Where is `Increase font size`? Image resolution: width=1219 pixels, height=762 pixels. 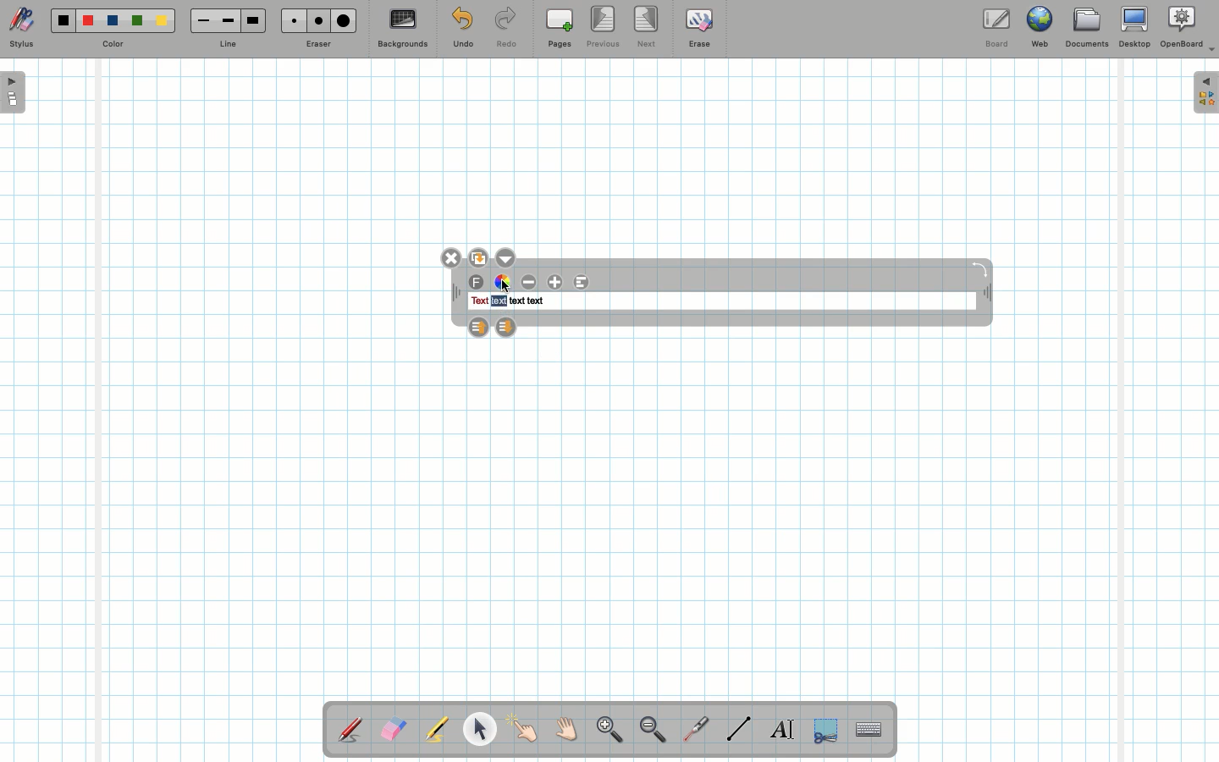
Increase font size is located at coordinates (557, 282).